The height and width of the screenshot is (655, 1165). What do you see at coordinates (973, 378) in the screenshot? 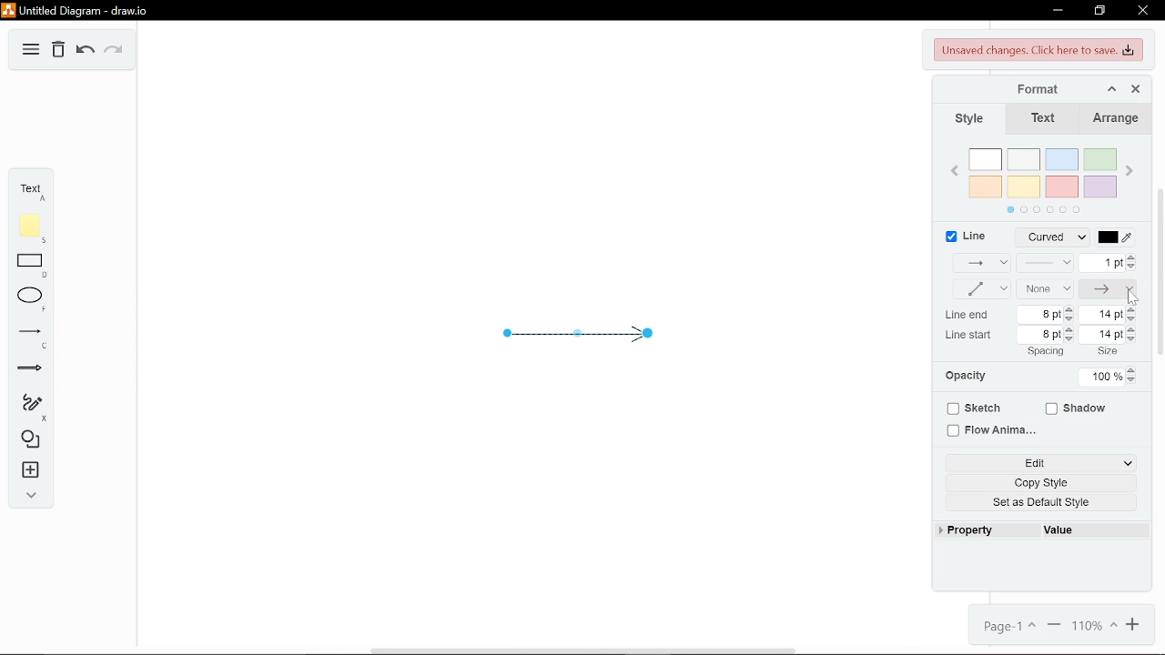
I see `Opacity` at bounding box center [973, 378].